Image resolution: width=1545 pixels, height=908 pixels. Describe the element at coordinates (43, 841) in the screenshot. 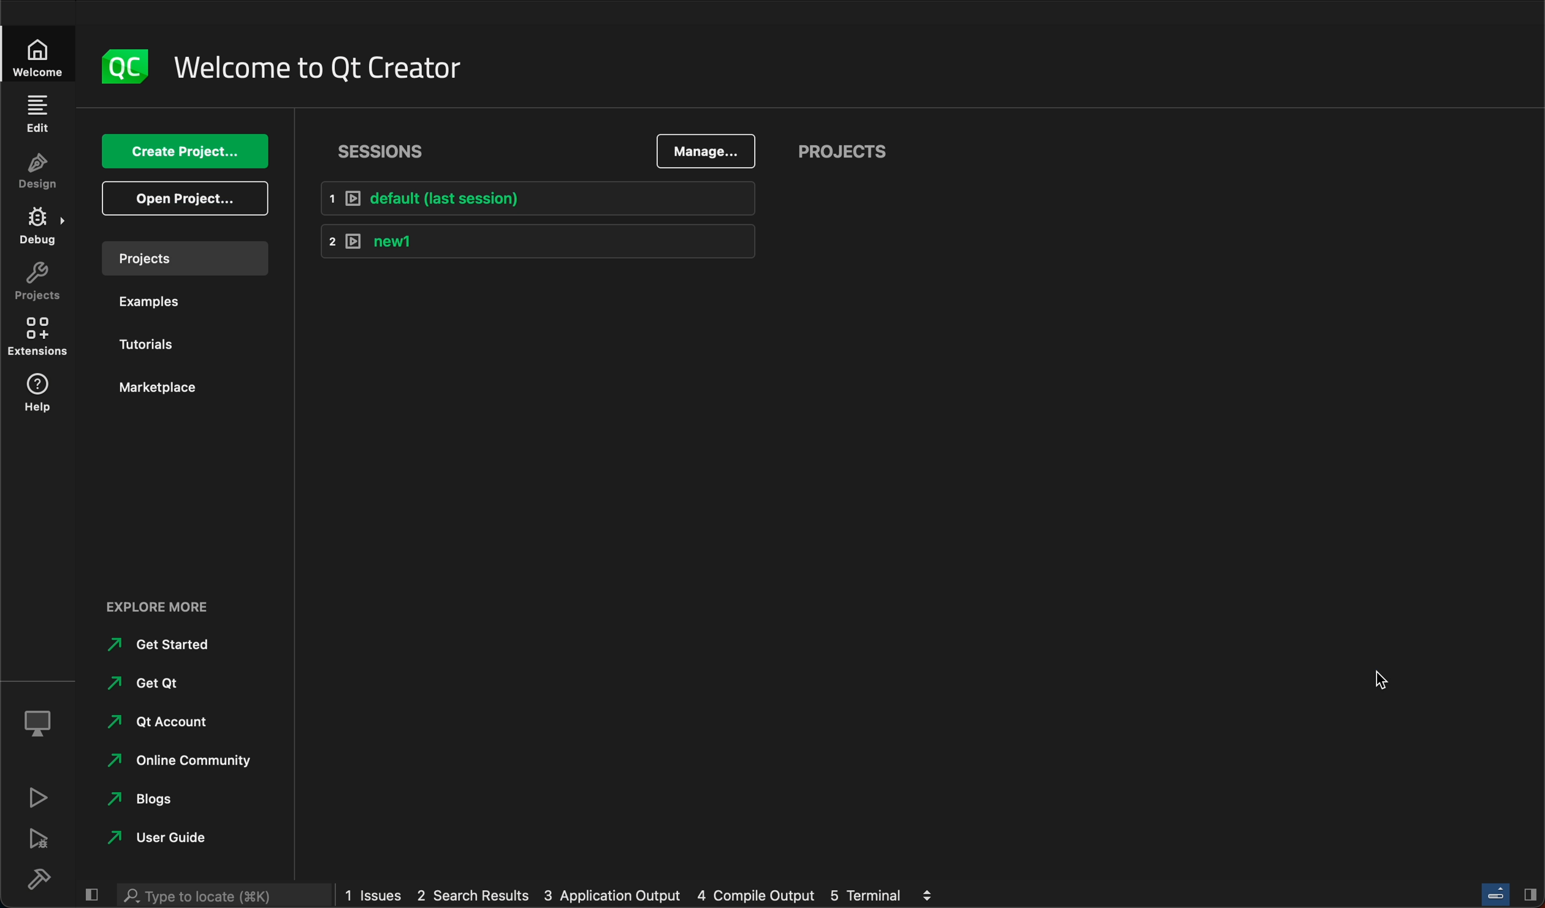

I see `debug` at that location.